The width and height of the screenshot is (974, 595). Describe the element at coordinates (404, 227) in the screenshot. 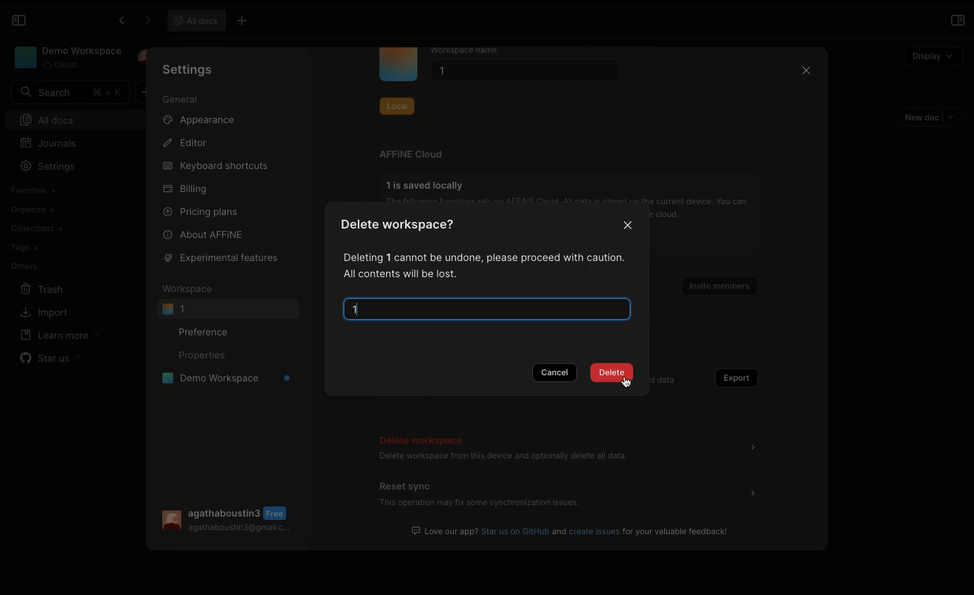

I see `Delete workspace?` at that location.